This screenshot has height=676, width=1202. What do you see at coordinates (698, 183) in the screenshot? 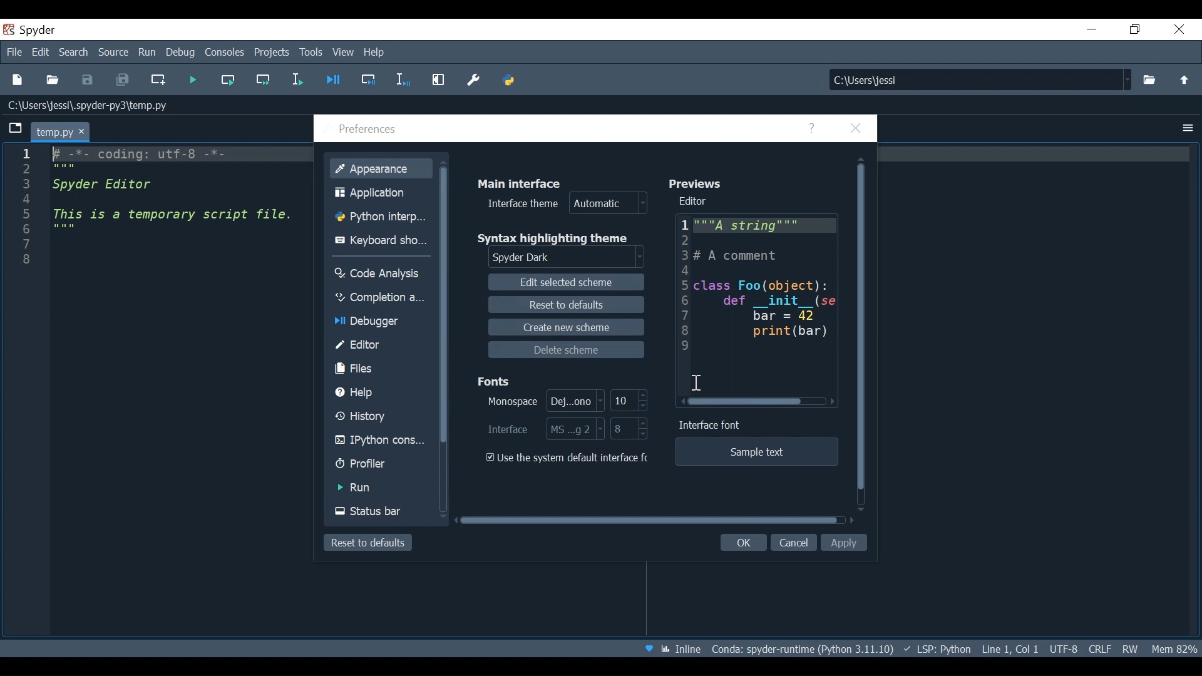
I see `Previews` at bounding box center [698, 183].